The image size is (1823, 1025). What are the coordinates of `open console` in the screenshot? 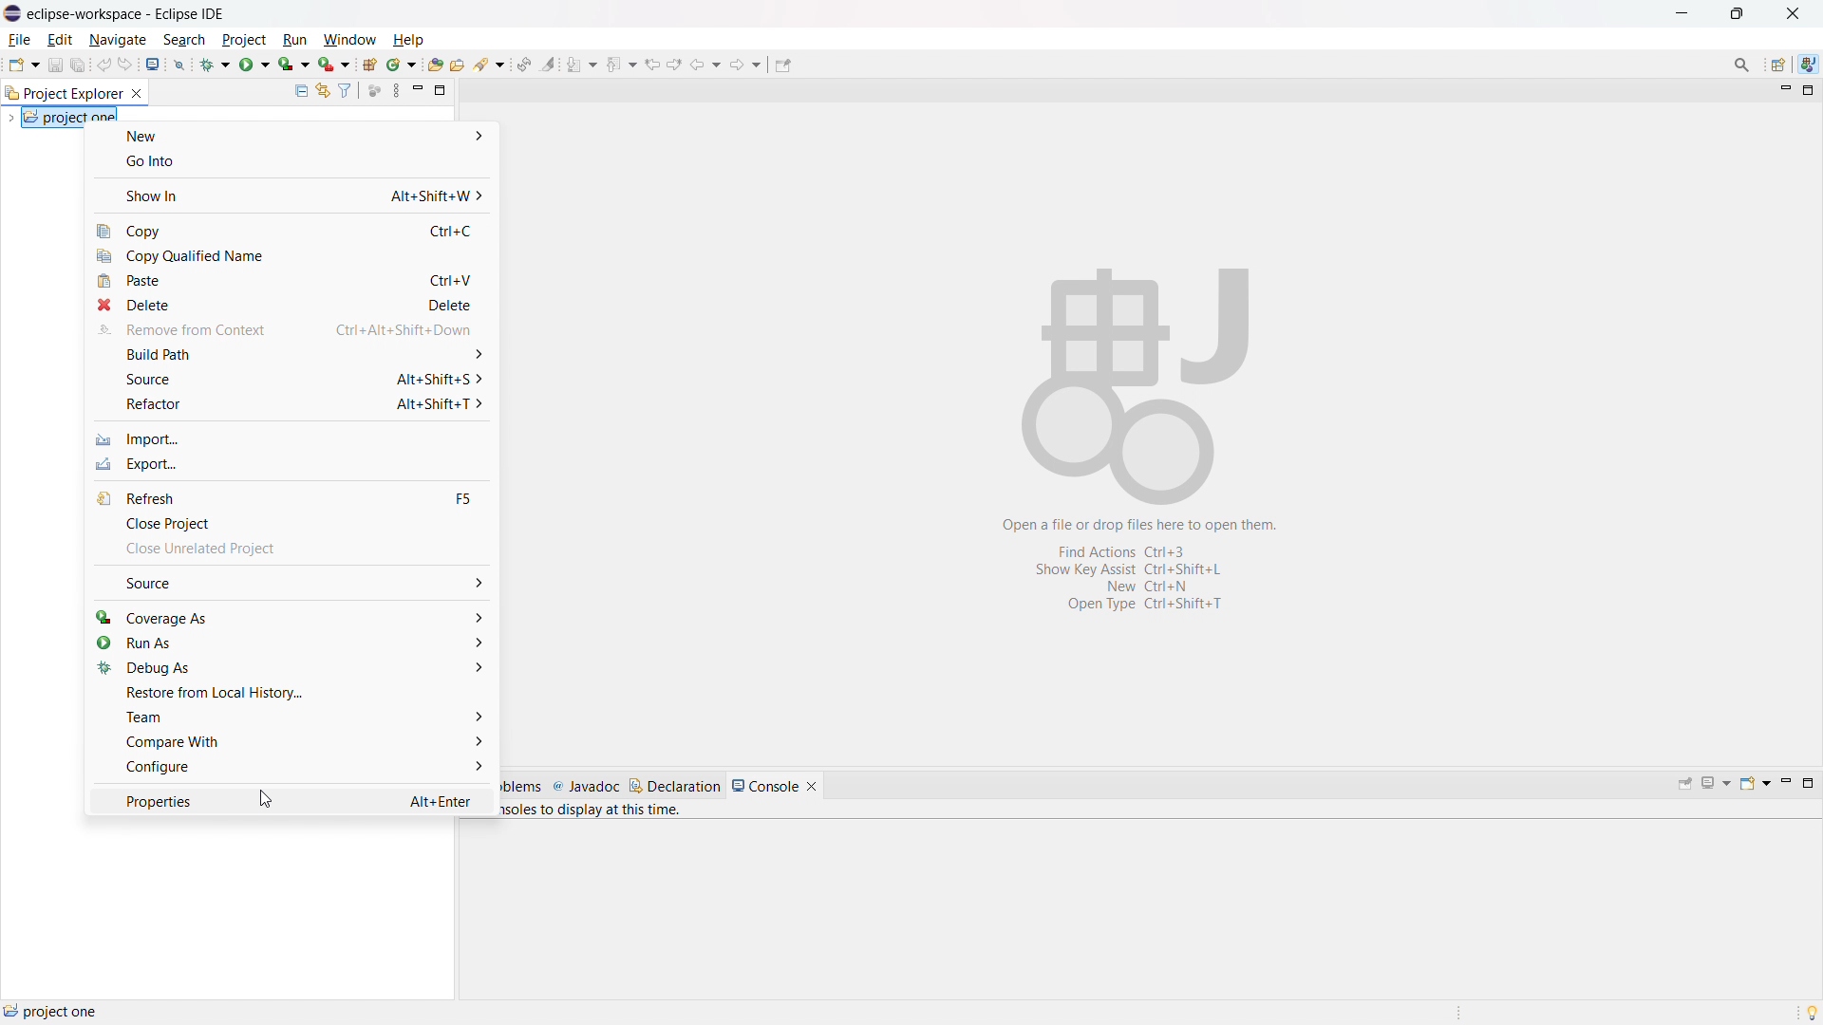 It's located at (154, 65).